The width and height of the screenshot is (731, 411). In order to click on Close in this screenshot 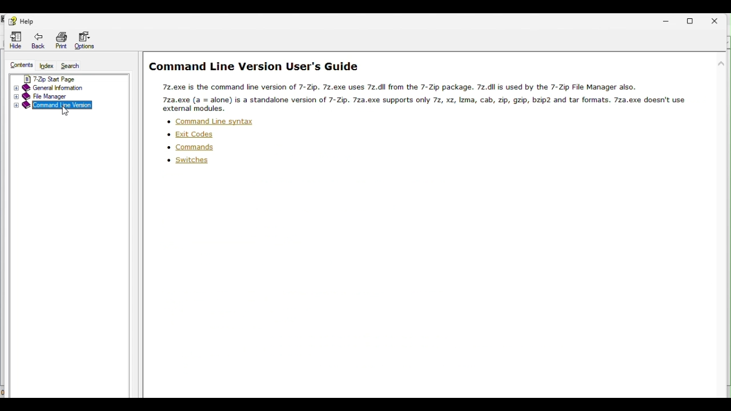, I will do `click(721, 18)`.